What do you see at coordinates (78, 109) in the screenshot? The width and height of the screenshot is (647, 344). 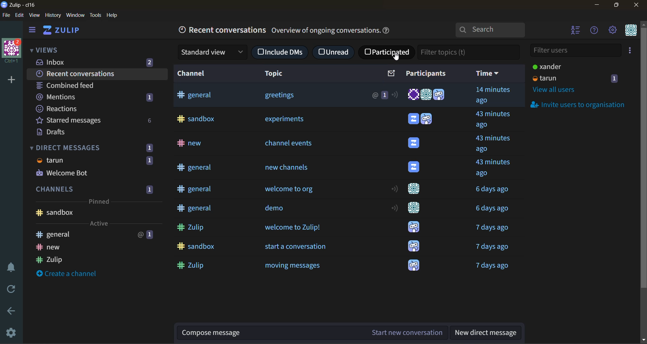 I see `reactions` at bounding box center [78, 109].